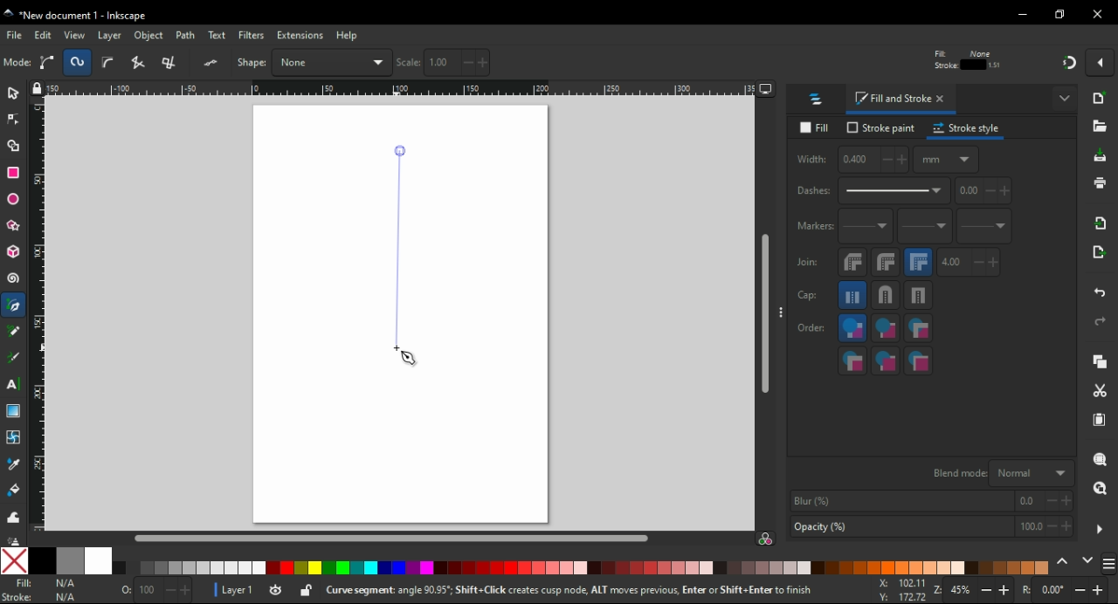  Describe the element at coordinates (881, 127) in the screenshot. I see `stroke paint` at that location.